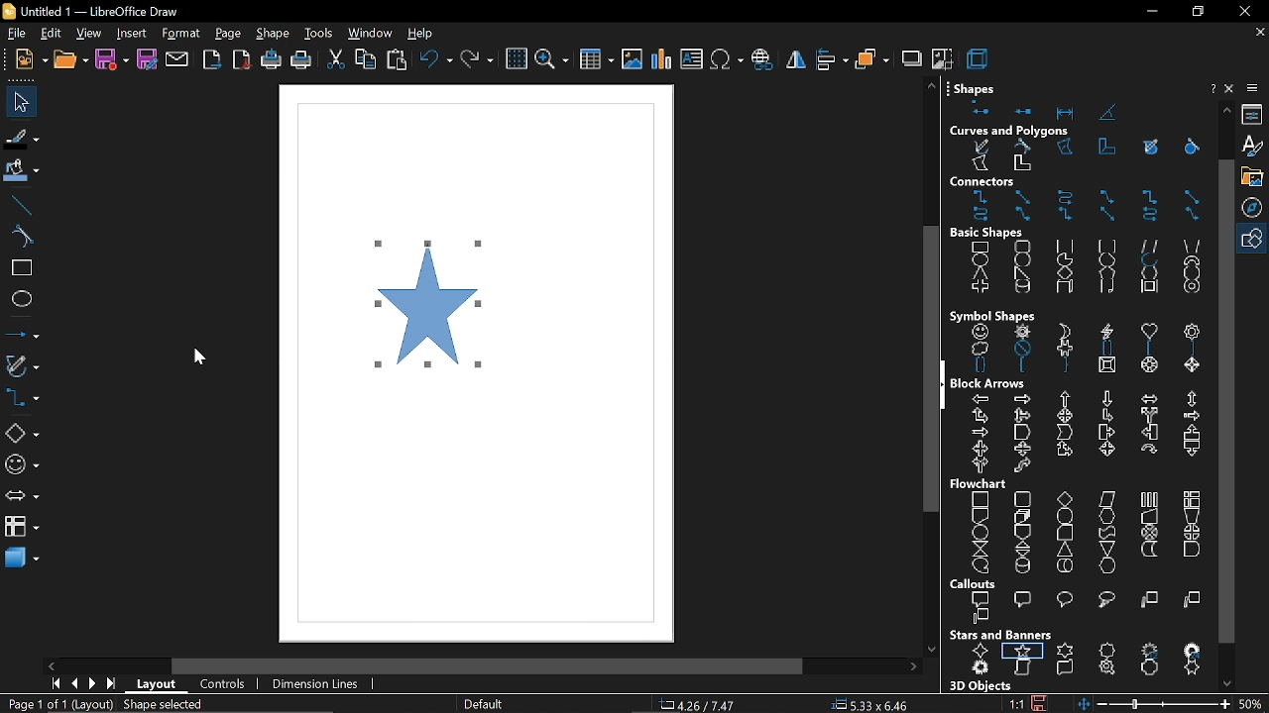 The width and height of the screenshot is (1269, 713). Describe the element at coordinates (93, 684) in the screenshot. I see `next page` at that location.